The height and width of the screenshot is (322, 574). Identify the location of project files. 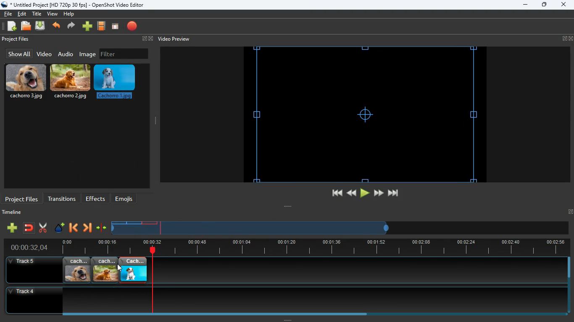
(22, 198).